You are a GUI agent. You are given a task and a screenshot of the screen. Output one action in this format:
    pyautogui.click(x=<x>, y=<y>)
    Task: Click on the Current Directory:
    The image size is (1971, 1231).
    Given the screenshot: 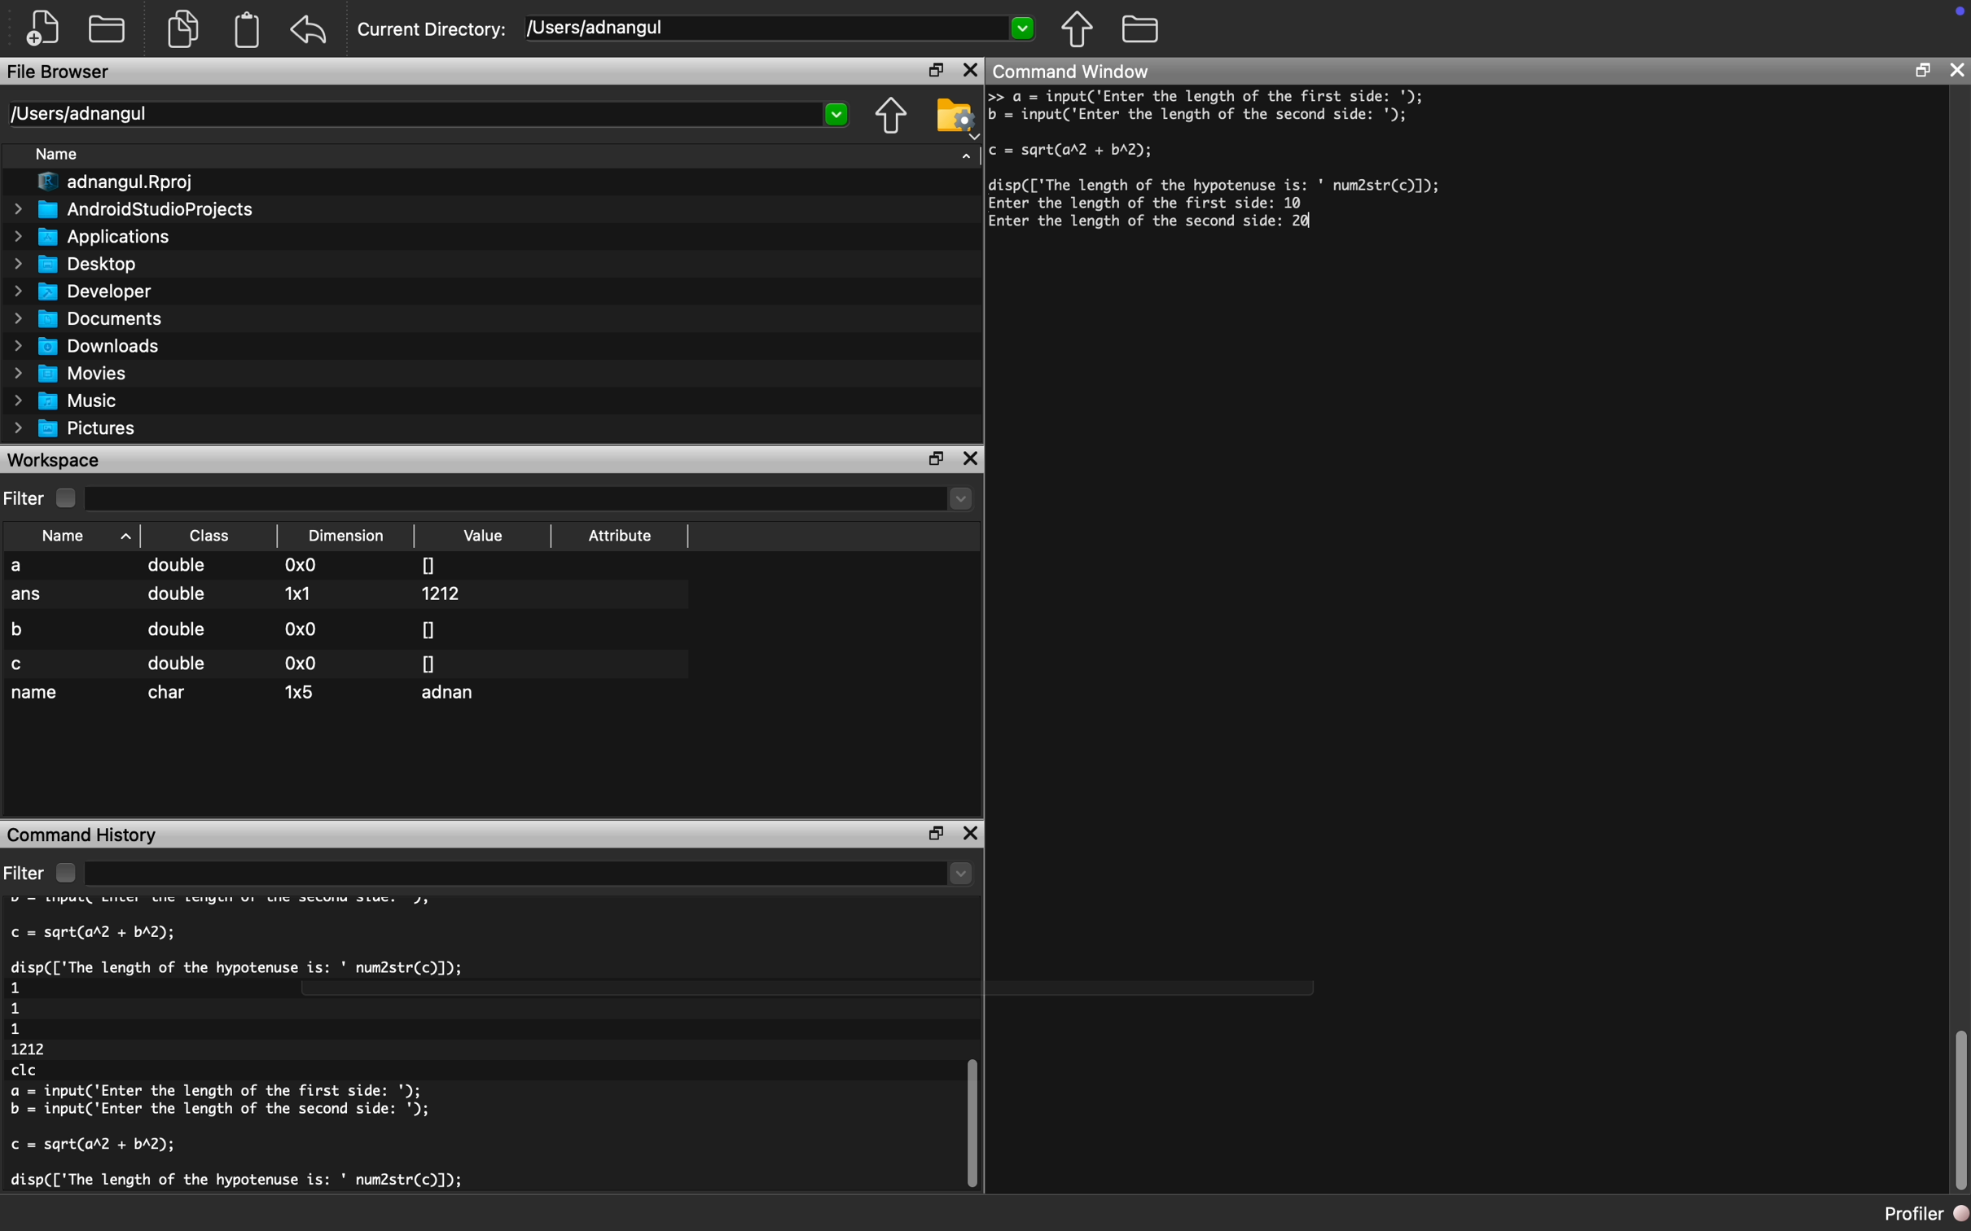 What is the action you would take?
    pyautogui.click(x=433, y=32)
    